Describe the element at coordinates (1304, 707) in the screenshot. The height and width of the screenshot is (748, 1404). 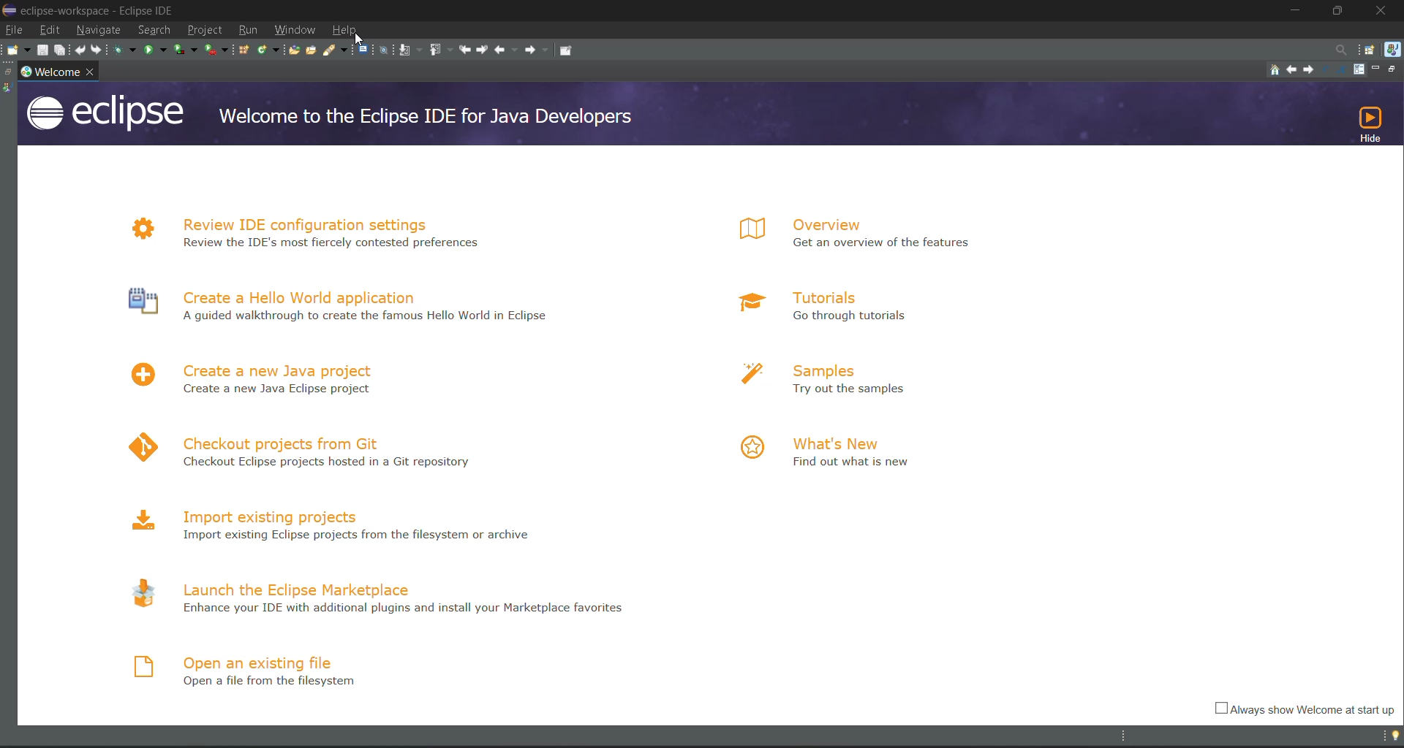
I see `Always show welcome at start up` at that location.